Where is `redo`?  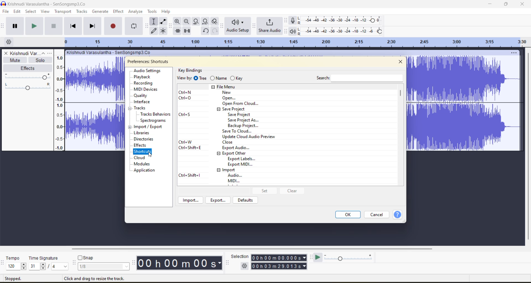 redo is located at coordinates (215, 31).